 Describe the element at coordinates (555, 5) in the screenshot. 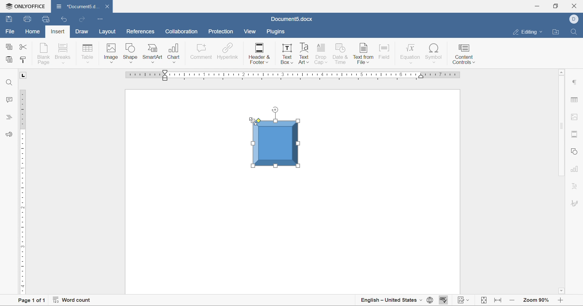

I see `restore down` at that location.